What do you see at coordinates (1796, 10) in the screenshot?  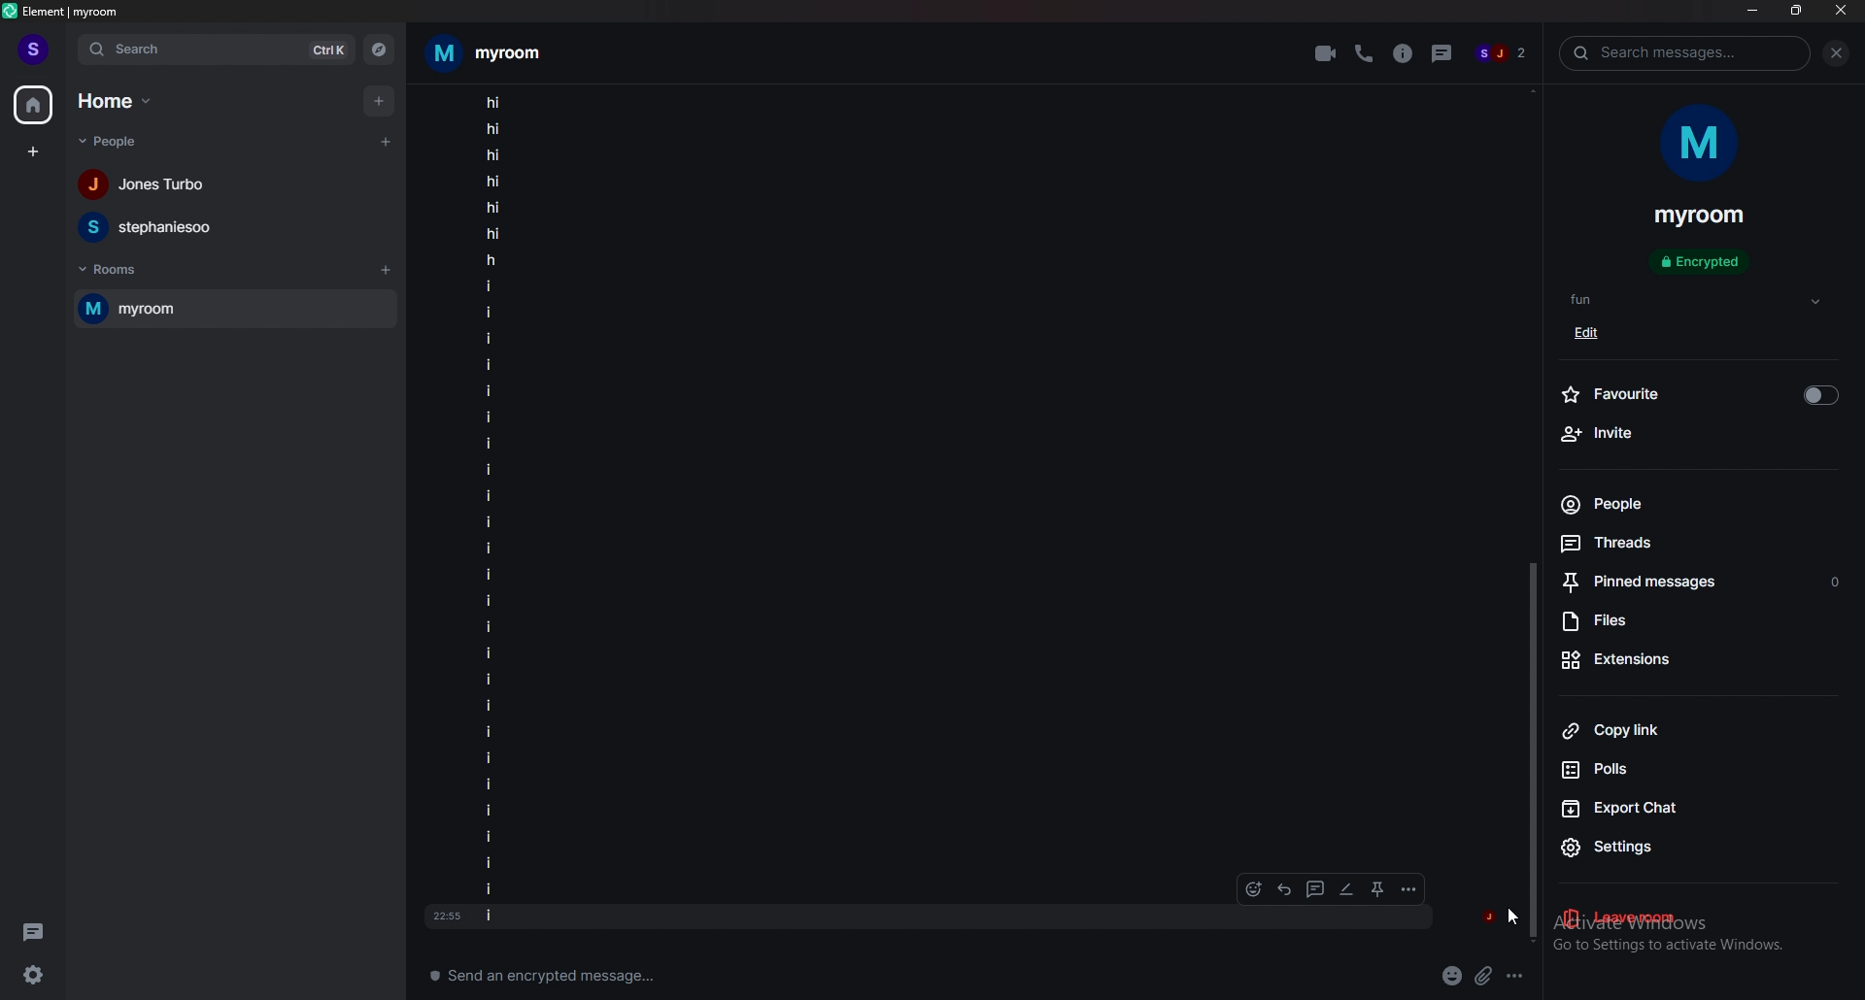 I see `resize` at bounding box center [1796, 10].